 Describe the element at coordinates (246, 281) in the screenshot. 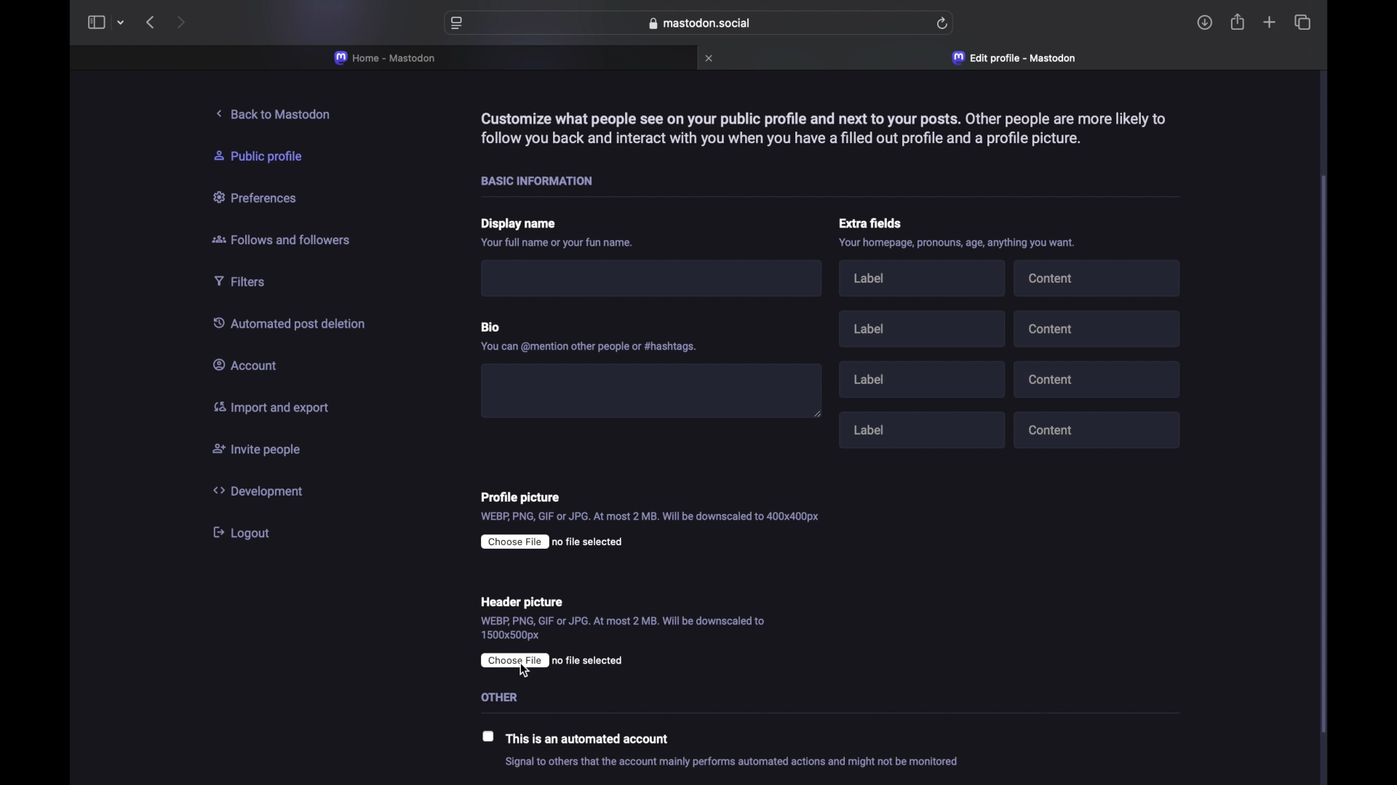

I see `filters` at that location.